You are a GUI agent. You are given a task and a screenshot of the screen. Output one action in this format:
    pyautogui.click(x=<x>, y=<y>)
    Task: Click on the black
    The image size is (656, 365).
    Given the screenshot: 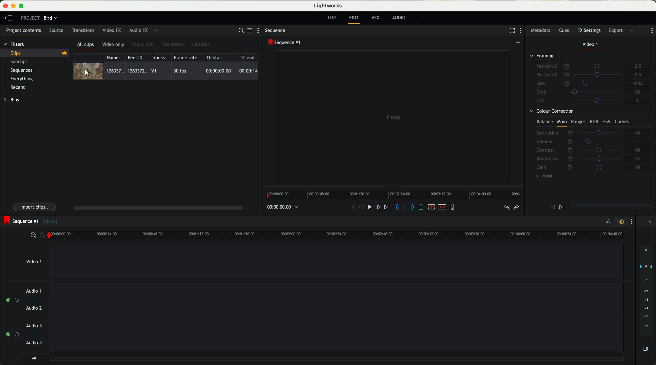 What is the action you would take?
    pyautogui.click(x=51, y=222)
    